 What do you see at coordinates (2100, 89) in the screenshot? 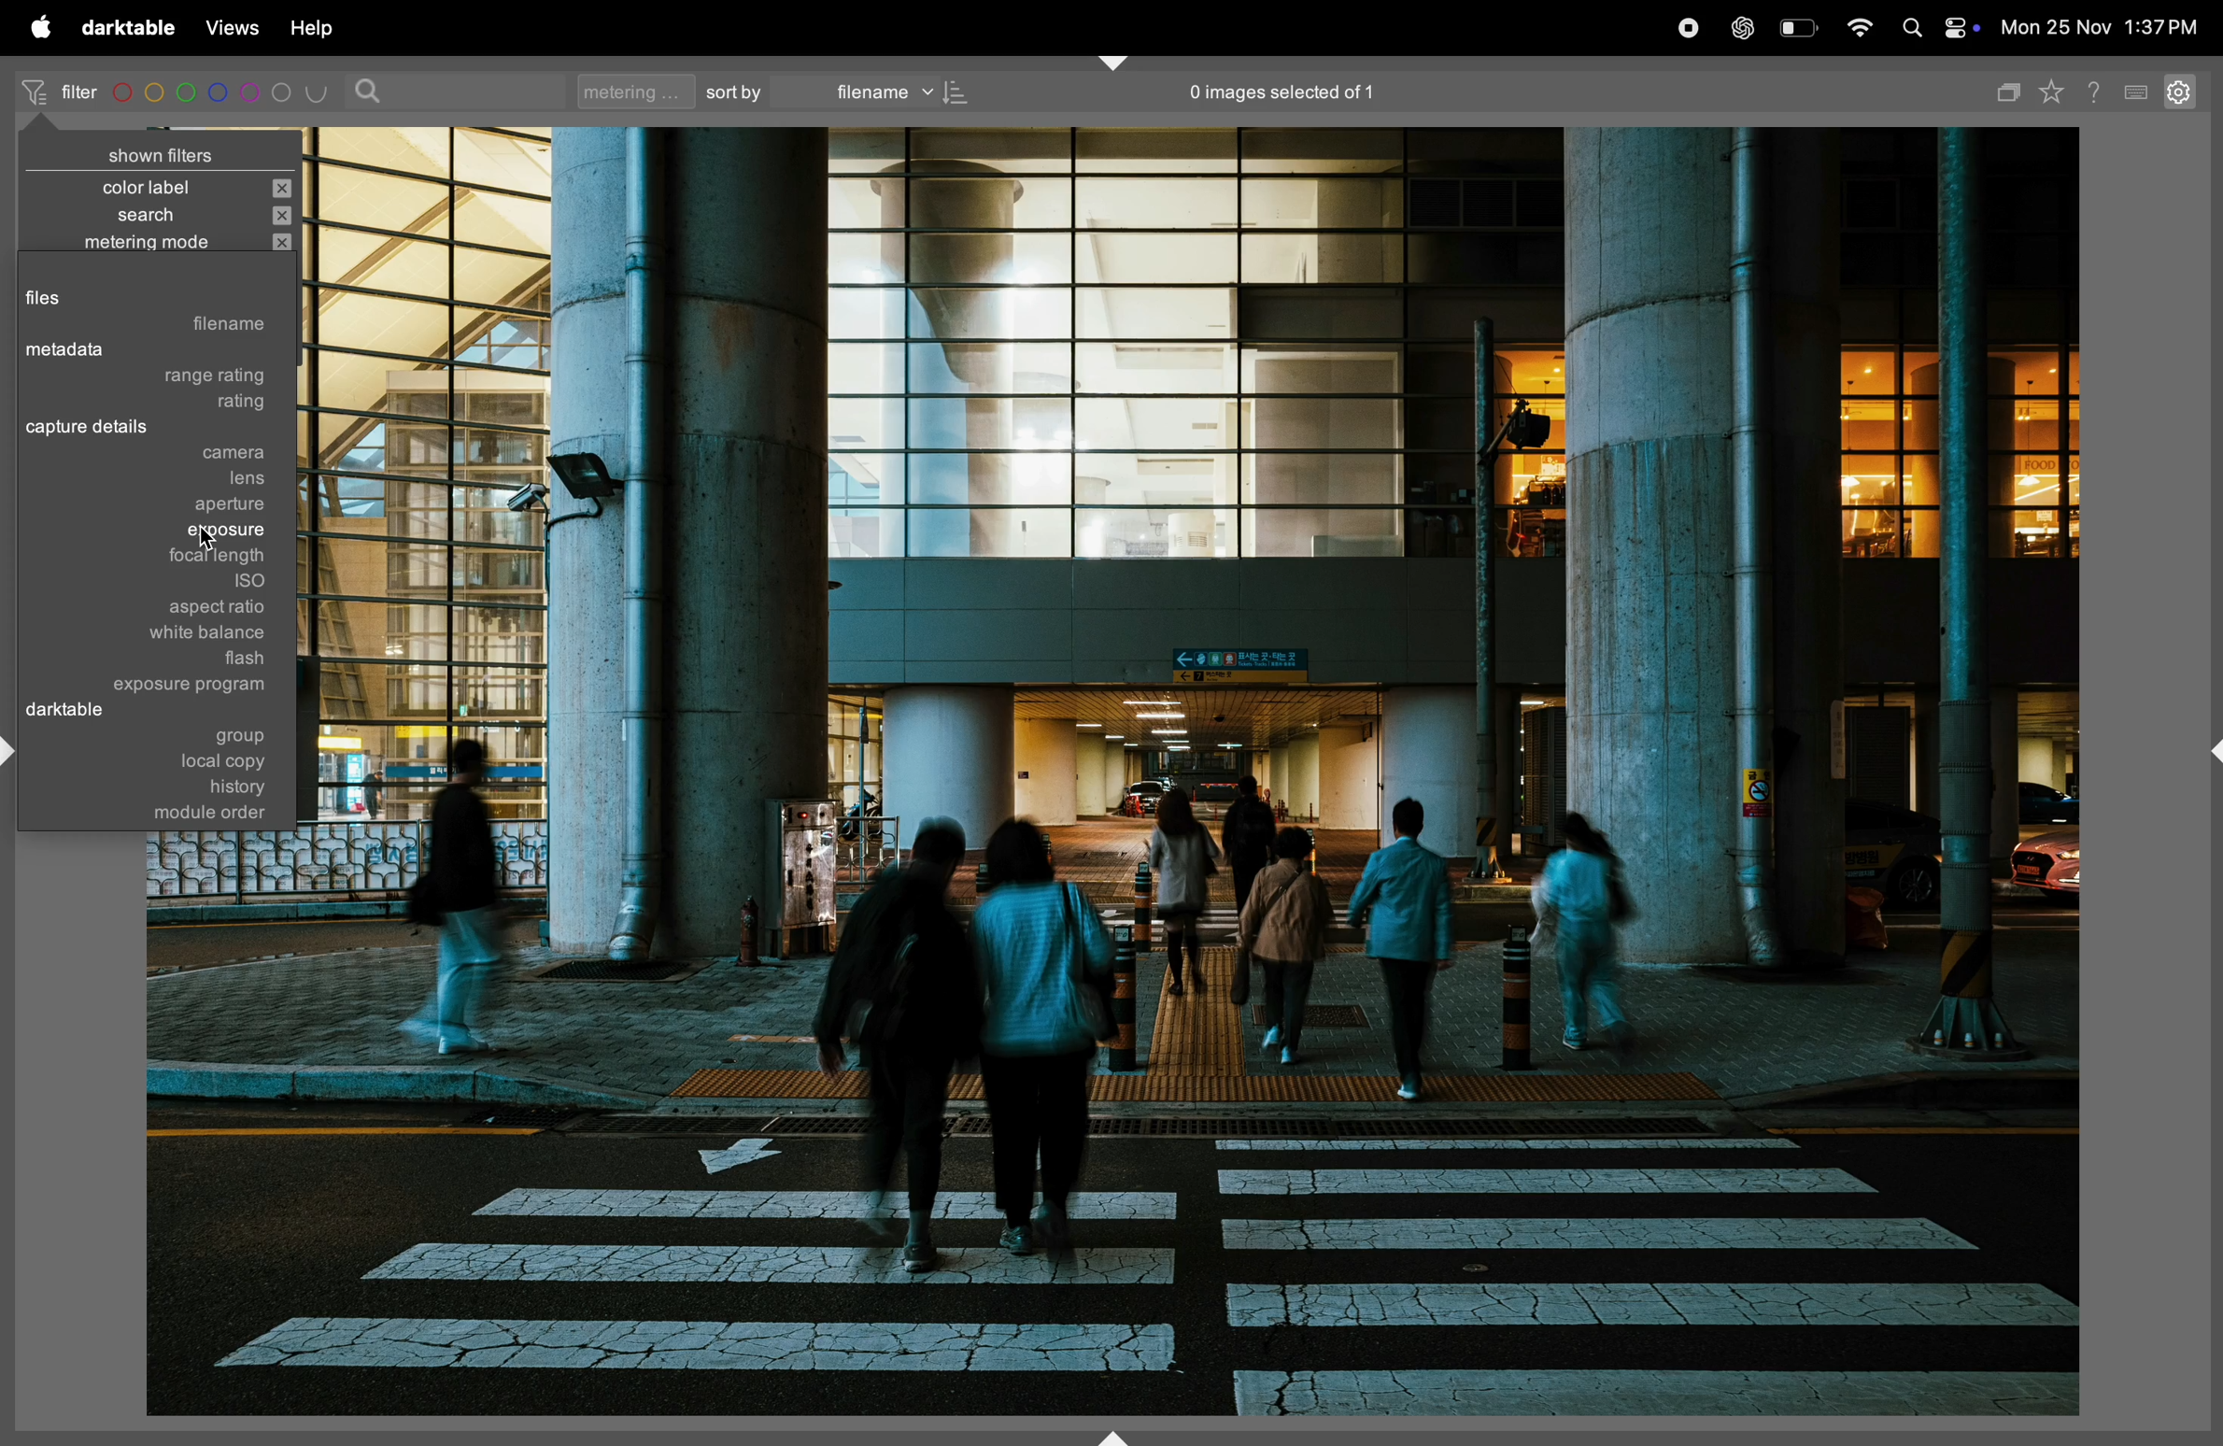
I see `help` at bounding box center [2100, 89].